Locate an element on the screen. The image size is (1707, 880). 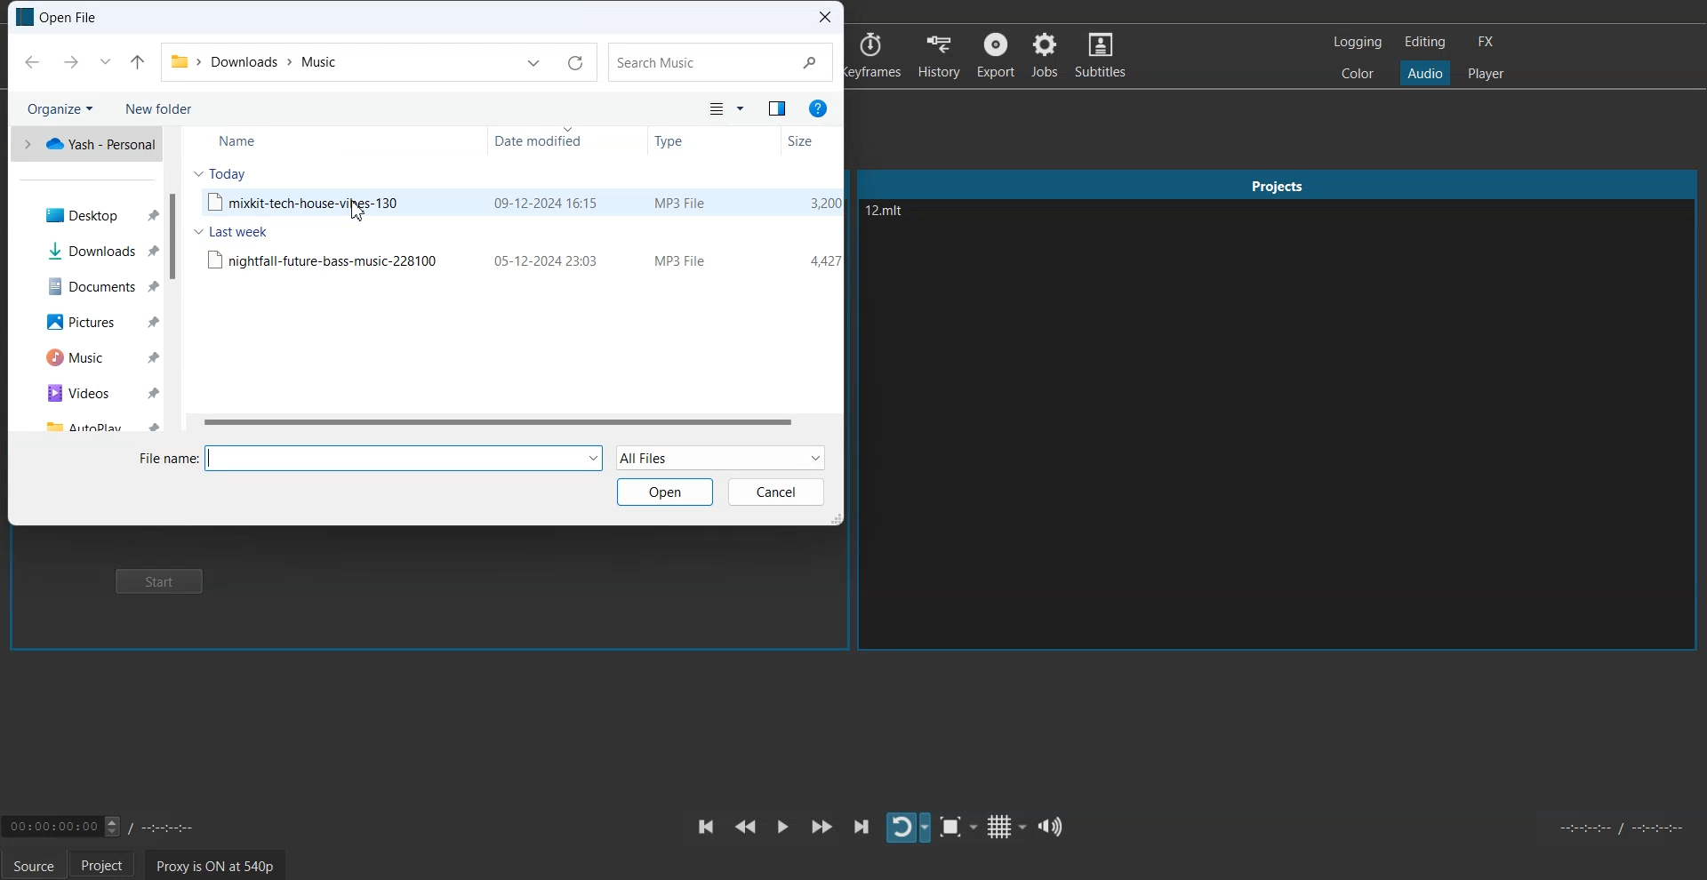
Toggle player looping is located at coordinates (907, 828).